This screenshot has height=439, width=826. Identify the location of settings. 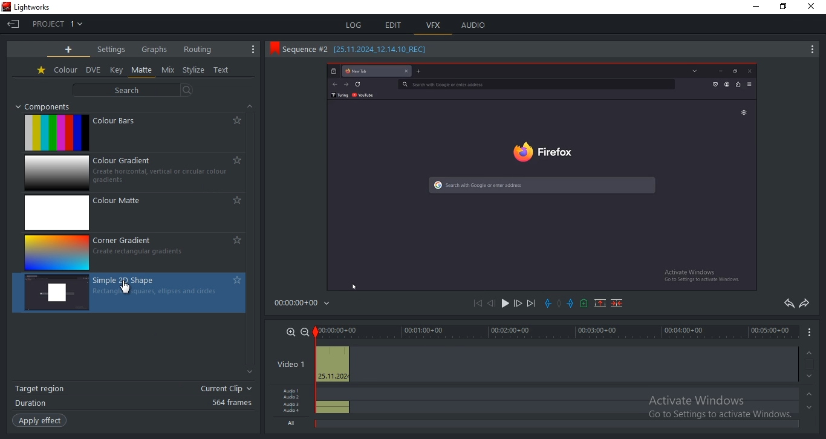
(111, 49).